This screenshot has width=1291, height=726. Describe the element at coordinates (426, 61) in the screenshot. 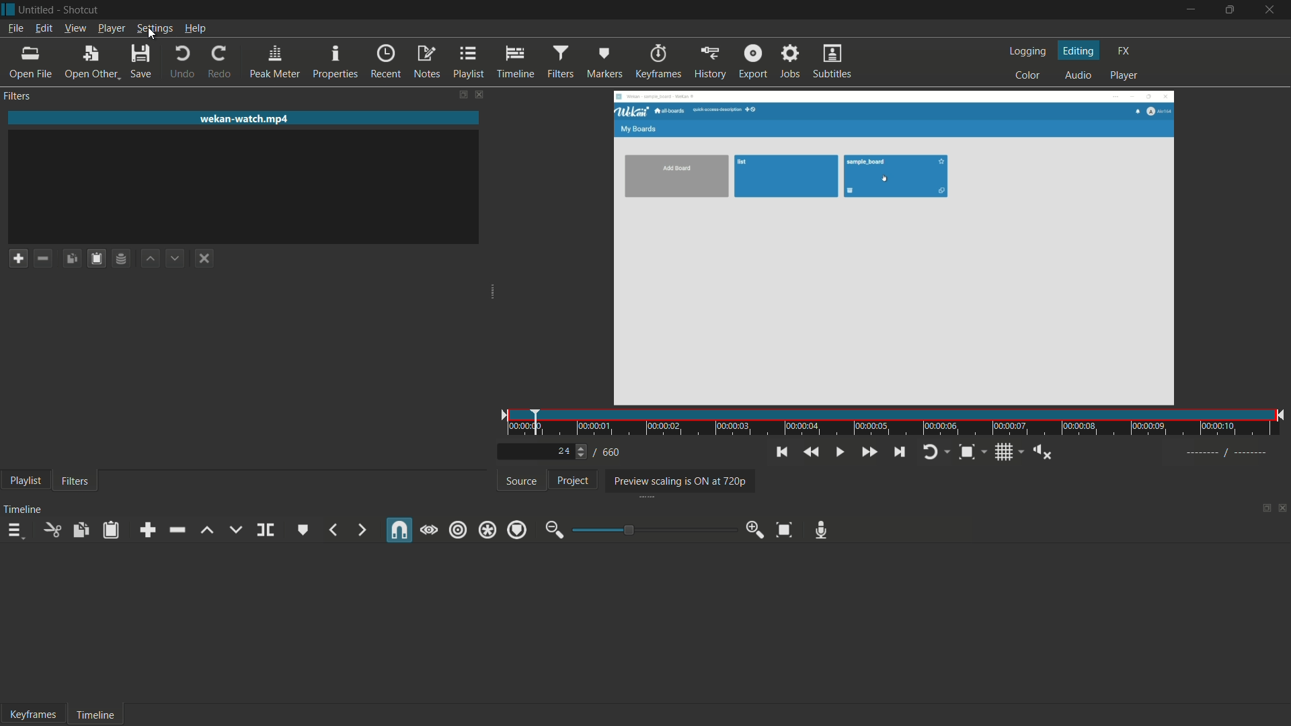

I see `notes` at that location.